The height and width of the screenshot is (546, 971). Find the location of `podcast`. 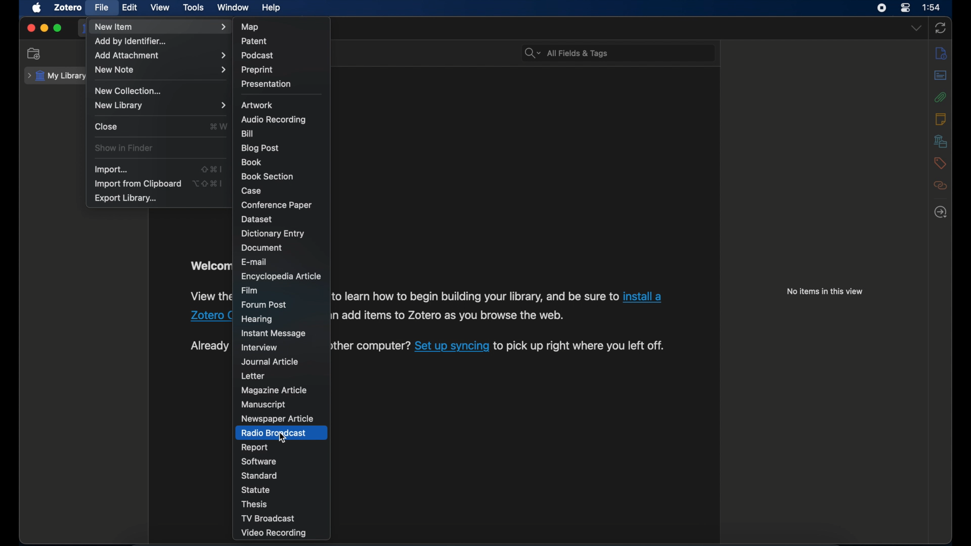

podcast is located at coordinates (258, 56).